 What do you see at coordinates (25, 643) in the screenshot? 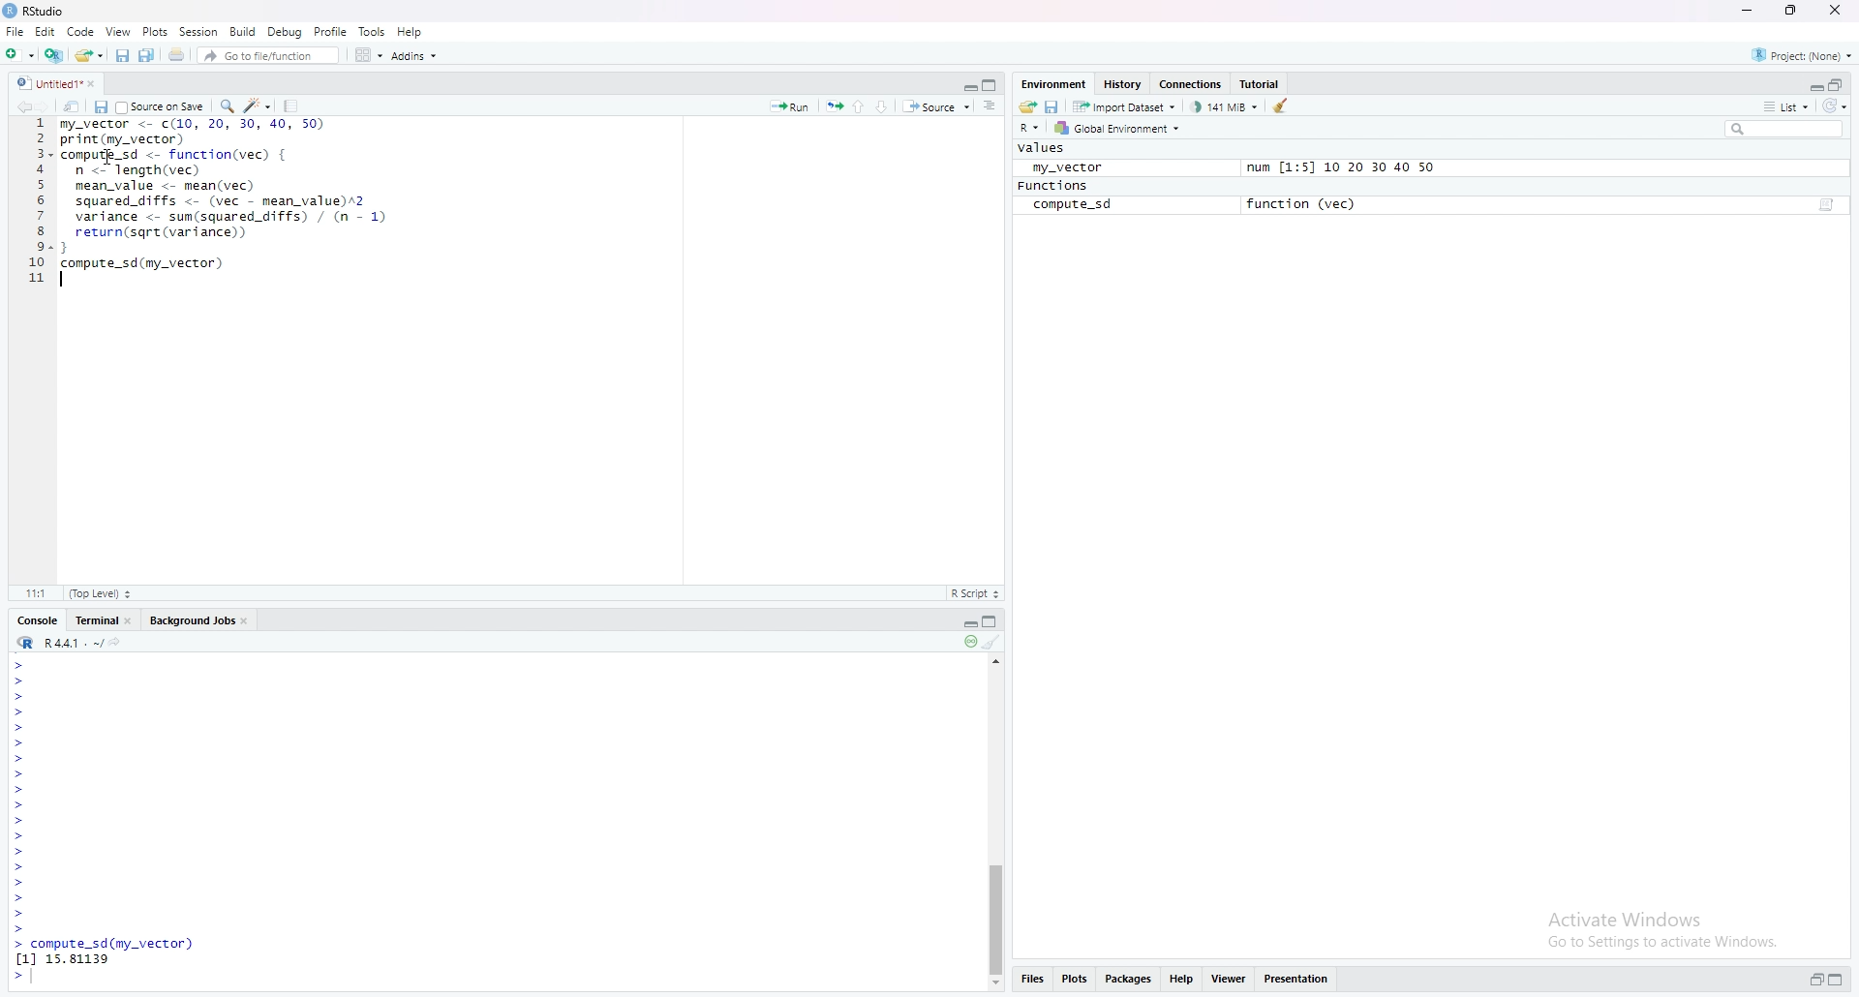
I see `RStudio logo` at bounding box center [25, 643].